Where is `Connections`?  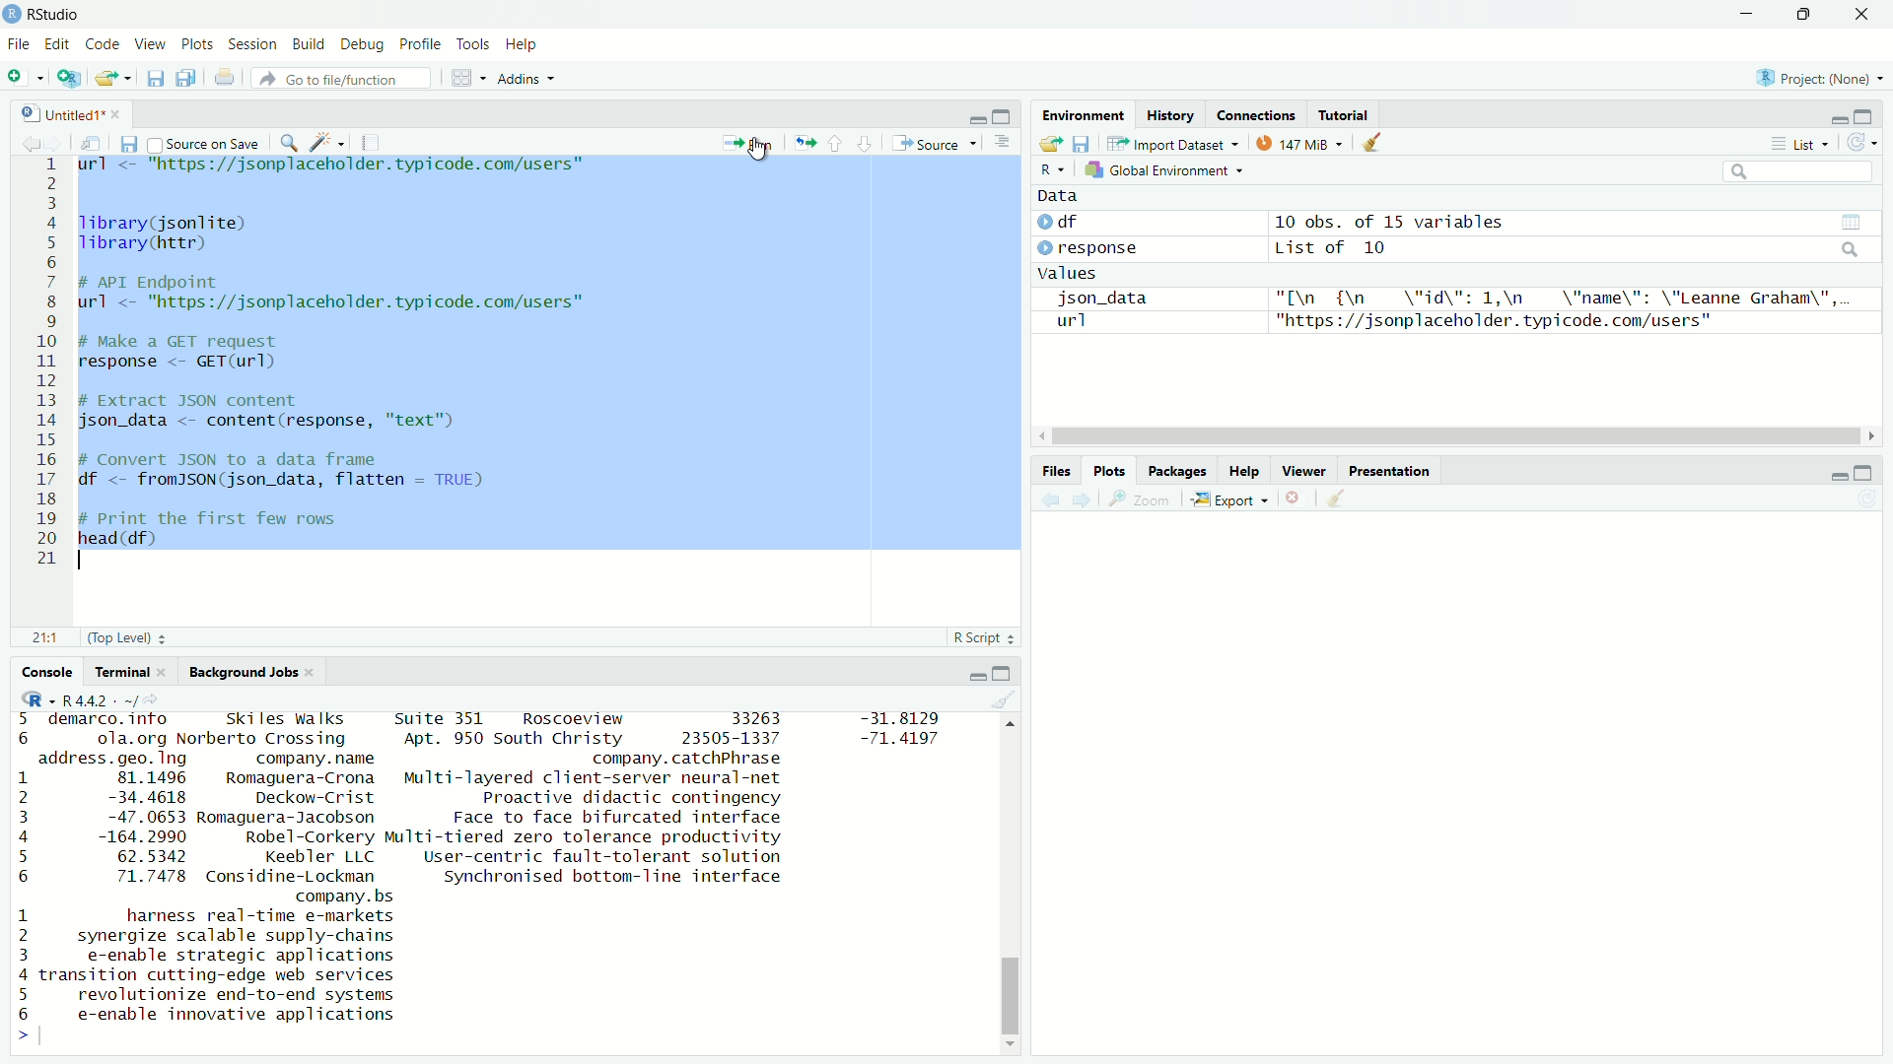
Connections is located at coordinates (1255, 115).